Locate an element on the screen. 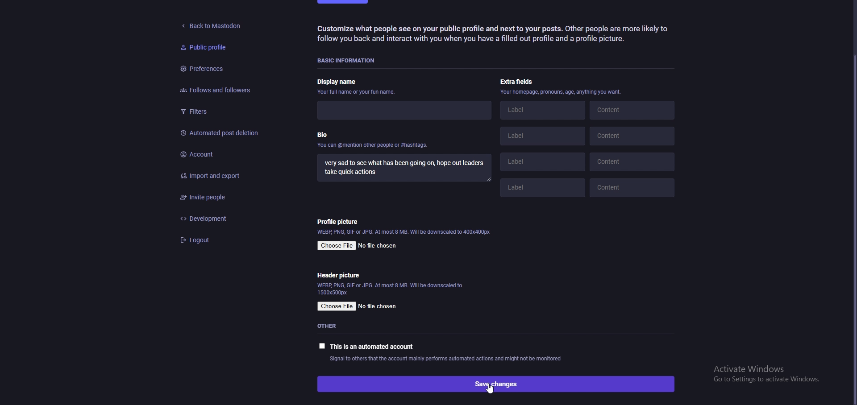  this is an automated account is located at coordinates (366, 346).